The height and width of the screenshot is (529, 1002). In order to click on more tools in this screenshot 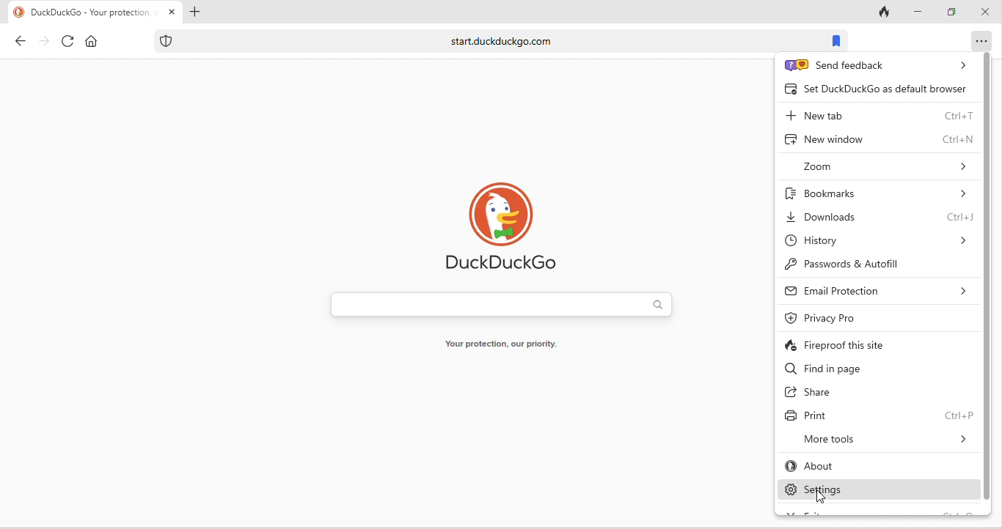, I will do `click(883, 438)`.